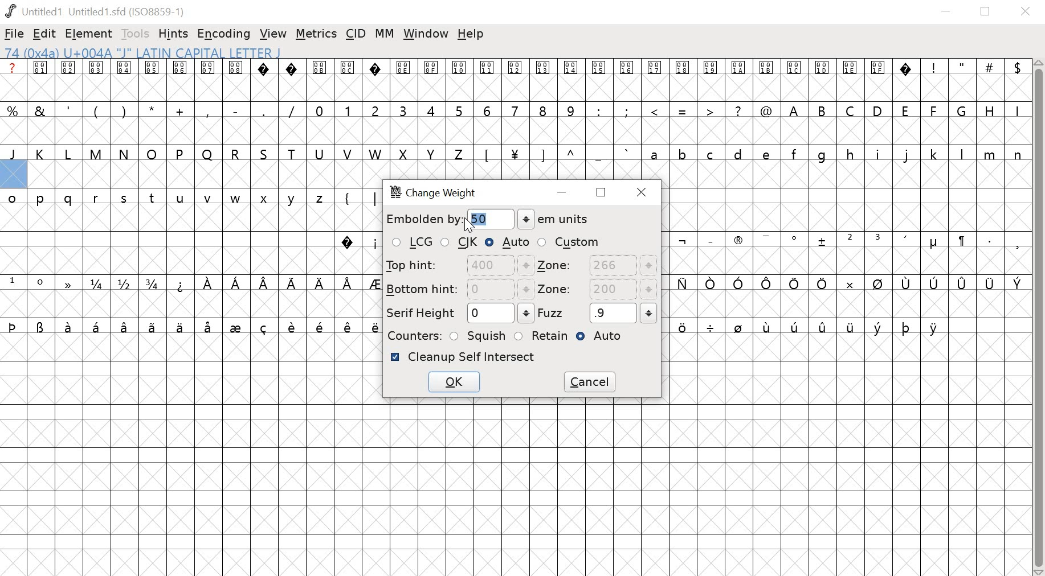 Image resolution: width=1045 pixels, height=576 pixels. Describe the element at coordinates (556, 154) in the screenshot. I see `symbols` at that location.